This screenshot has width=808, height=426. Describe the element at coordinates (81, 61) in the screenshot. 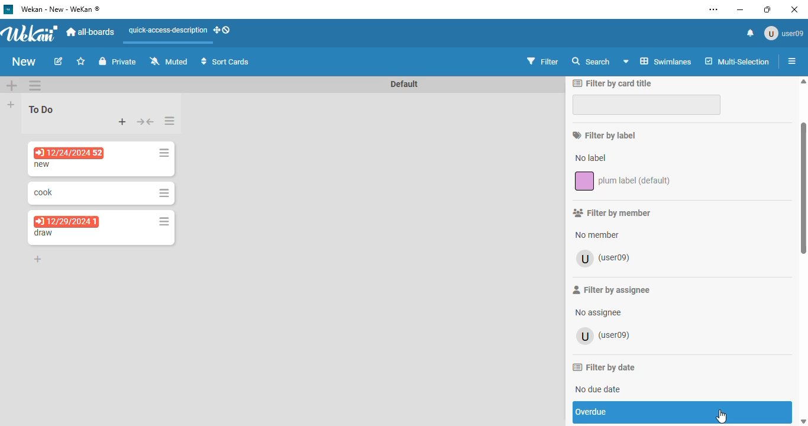

I see `click to star this board` at that location.